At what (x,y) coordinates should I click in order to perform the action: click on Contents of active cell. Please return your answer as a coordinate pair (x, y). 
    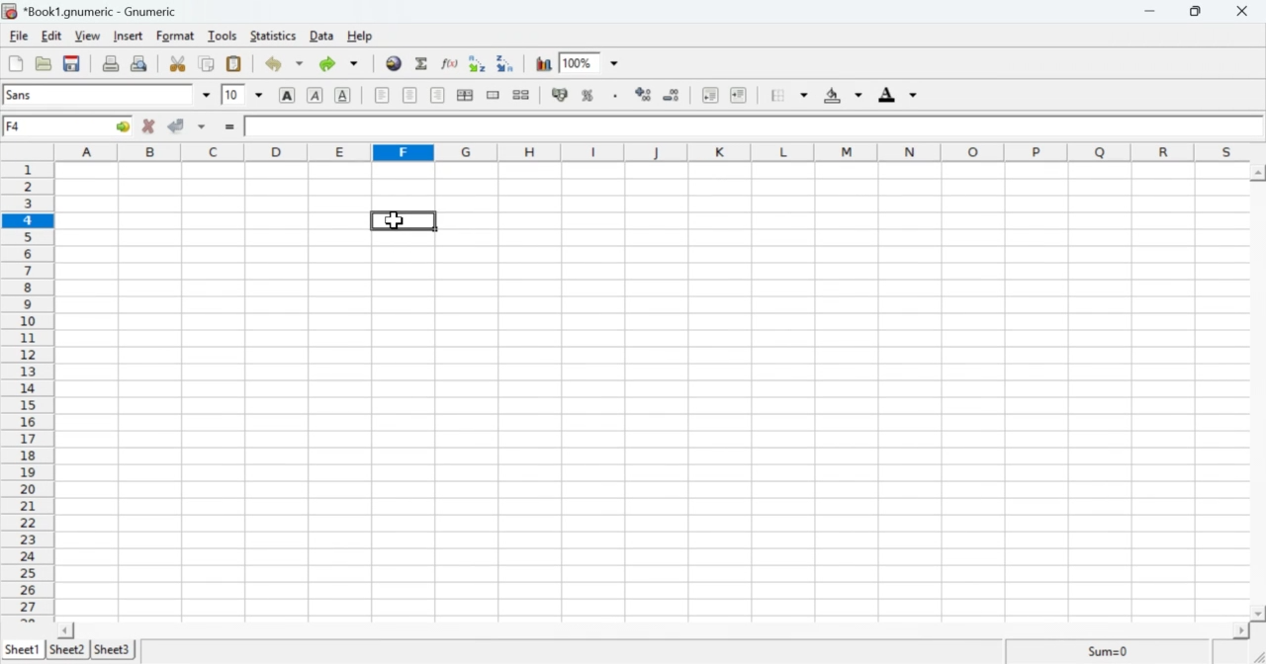
    Looking at the image, I should click on (746, 125).